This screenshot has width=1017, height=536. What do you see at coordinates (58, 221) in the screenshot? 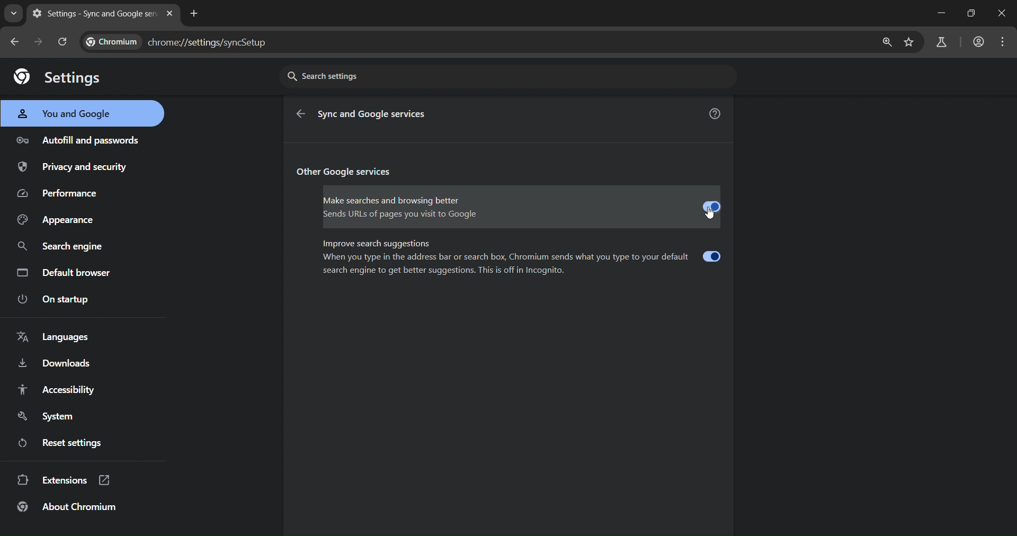
I see `appearance` at bounding box center [58, 221].